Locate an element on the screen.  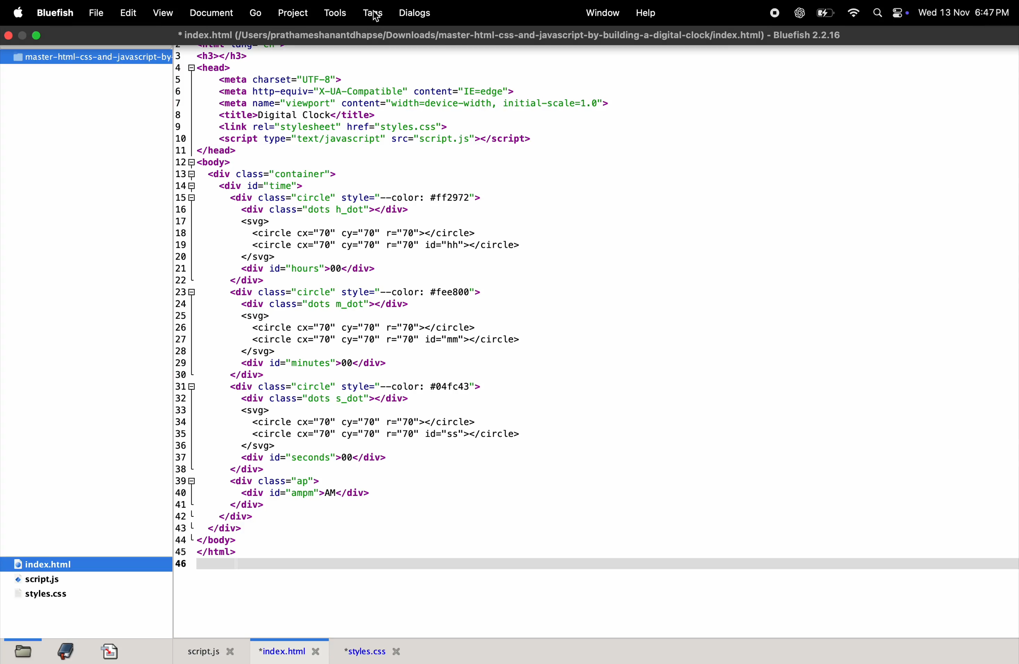
* index.html (/Users/prathameshanantdhapse/Downloads/master-html-css-and-javascript-by-building-a-digital-clock/index.html) - Bluefish 2.2.16 is located at coordinates (513, 35).